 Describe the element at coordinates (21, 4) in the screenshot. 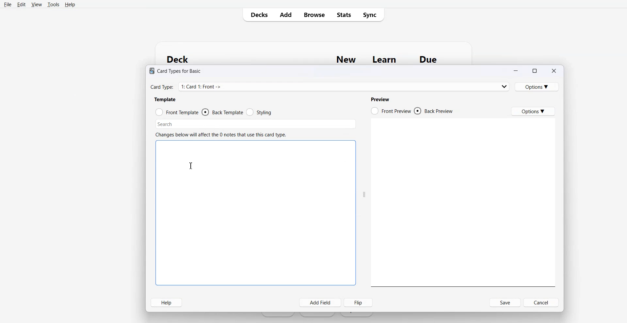

I see `Edit` at that location.